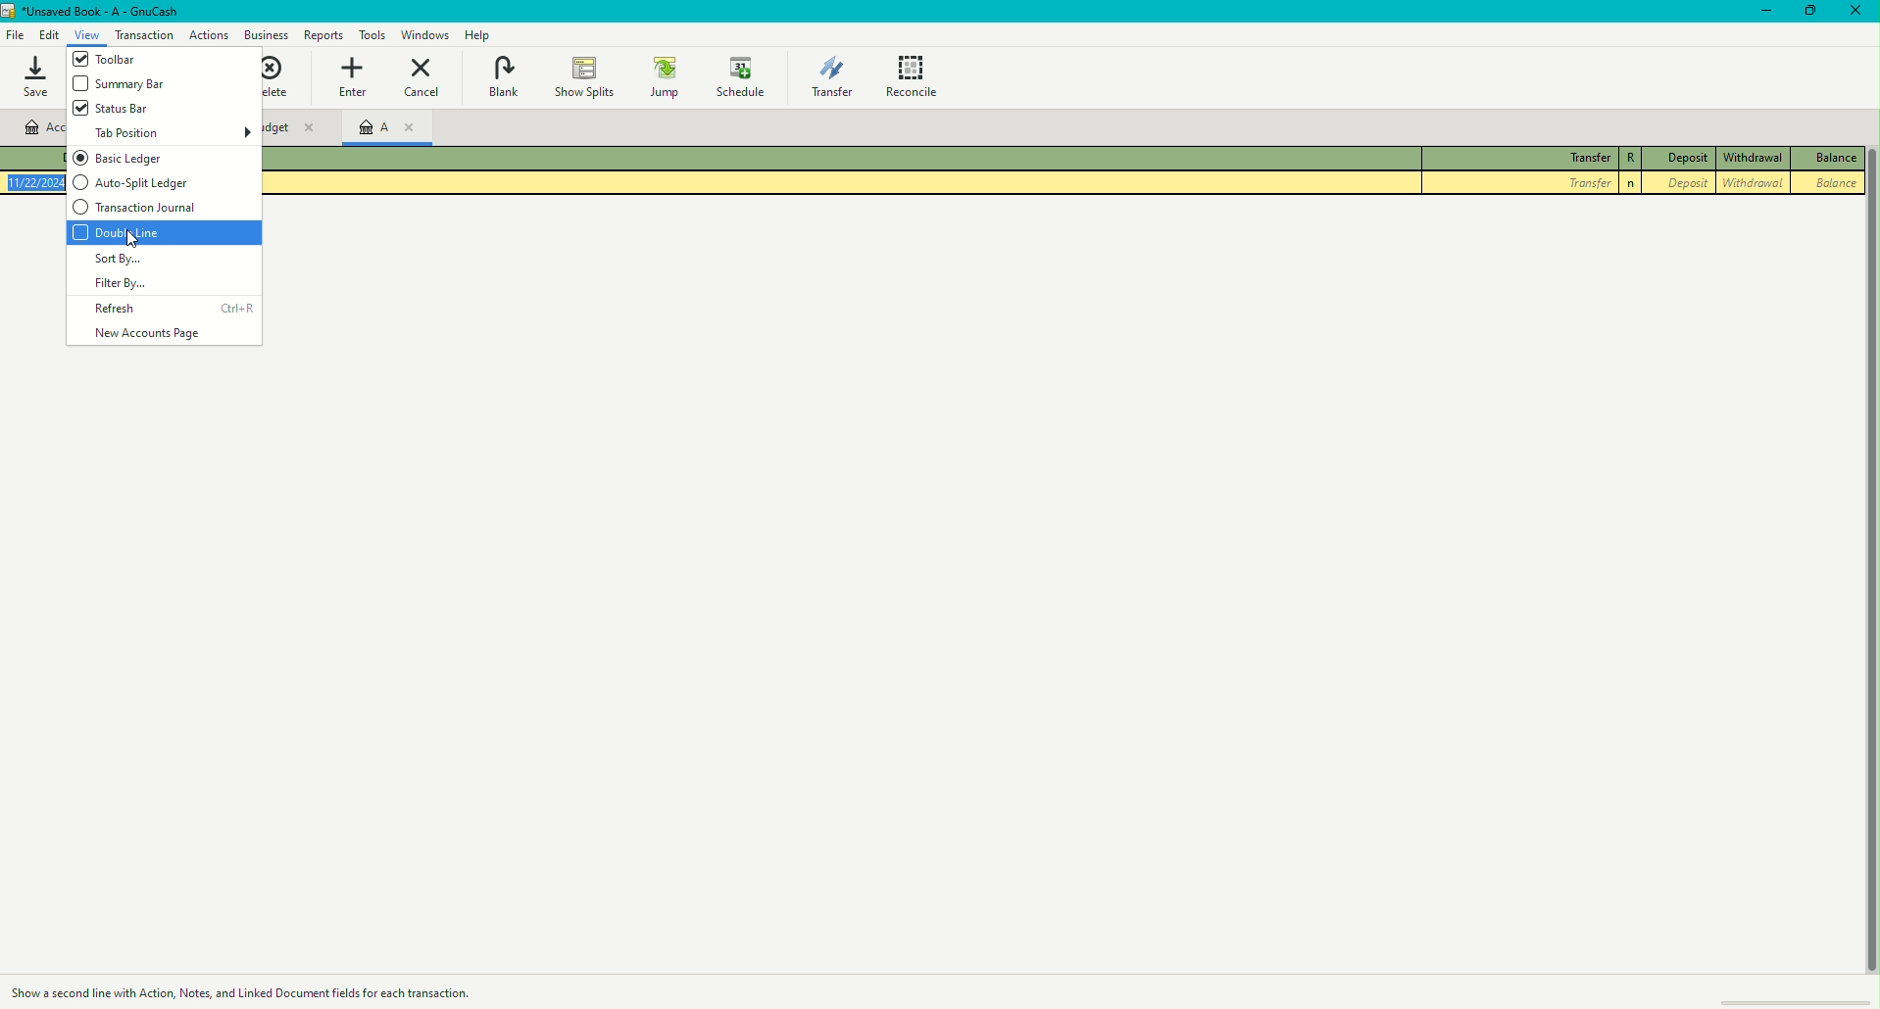  Describe the element at coordinates (38, 127) in the screenshot. I see `Account` at that location.